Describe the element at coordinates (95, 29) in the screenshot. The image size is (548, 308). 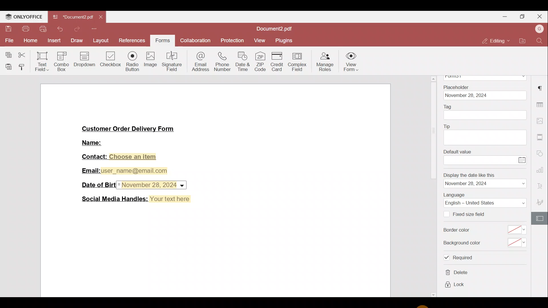
I see `More` at that location.